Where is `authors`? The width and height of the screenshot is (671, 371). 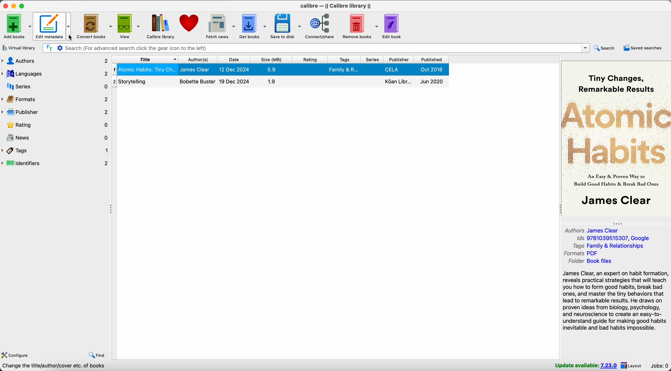
authors is located at coordinates (55, 61).